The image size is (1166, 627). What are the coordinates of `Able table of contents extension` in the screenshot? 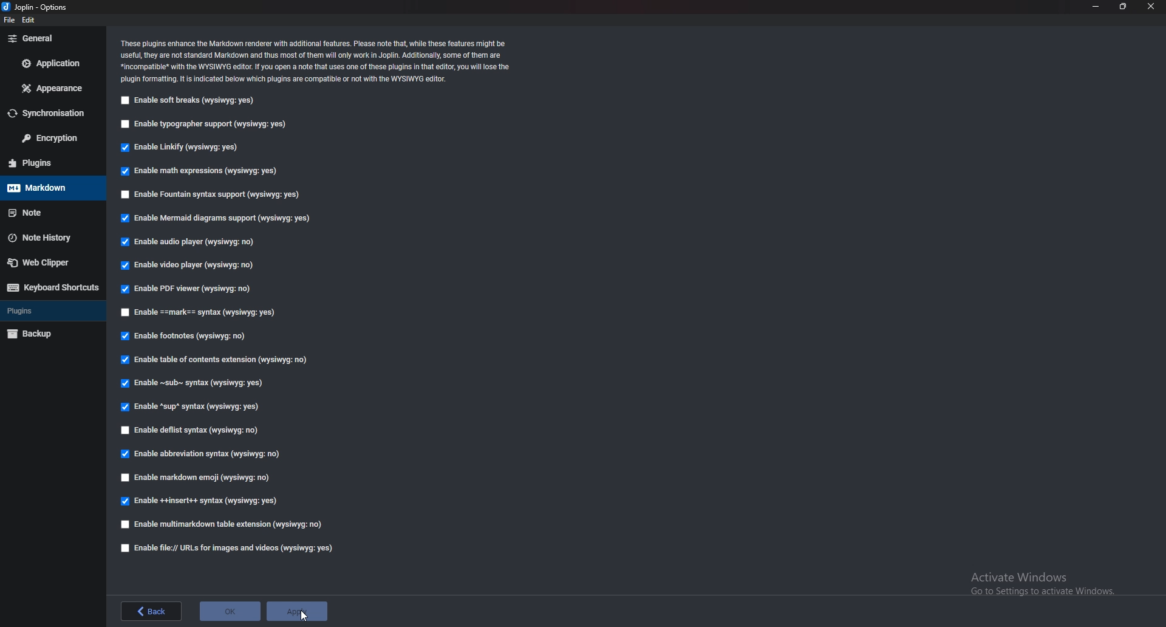 It's located at (216, 360).